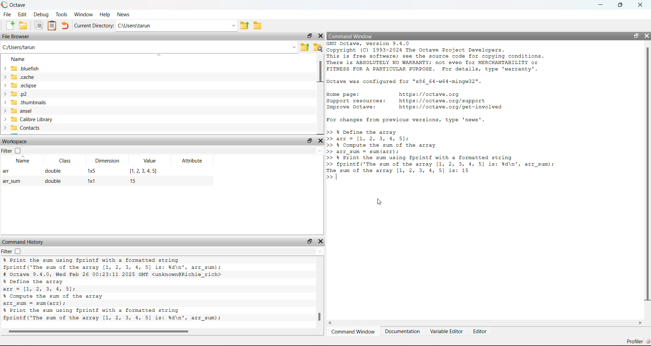 The height and width of the screenshot is (346, 651). Describe the element at coordinates (23, 241) in the screenshot. I see `Command History` at that location.